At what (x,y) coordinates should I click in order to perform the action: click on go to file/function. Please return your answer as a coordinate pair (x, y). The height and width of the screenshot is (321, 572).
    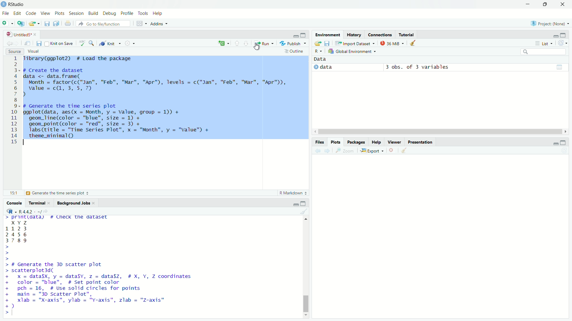
    Looking at the image, I should click on (103, 23).